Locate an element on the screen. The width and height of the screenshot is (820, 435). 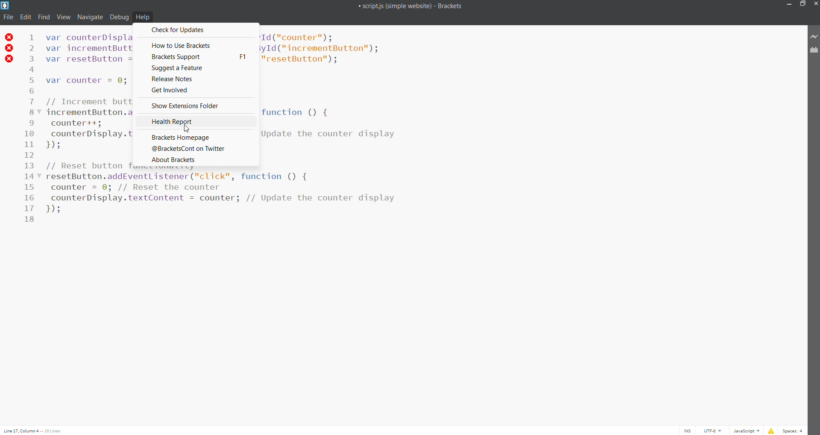
edit is located at coordinates (25, 18).